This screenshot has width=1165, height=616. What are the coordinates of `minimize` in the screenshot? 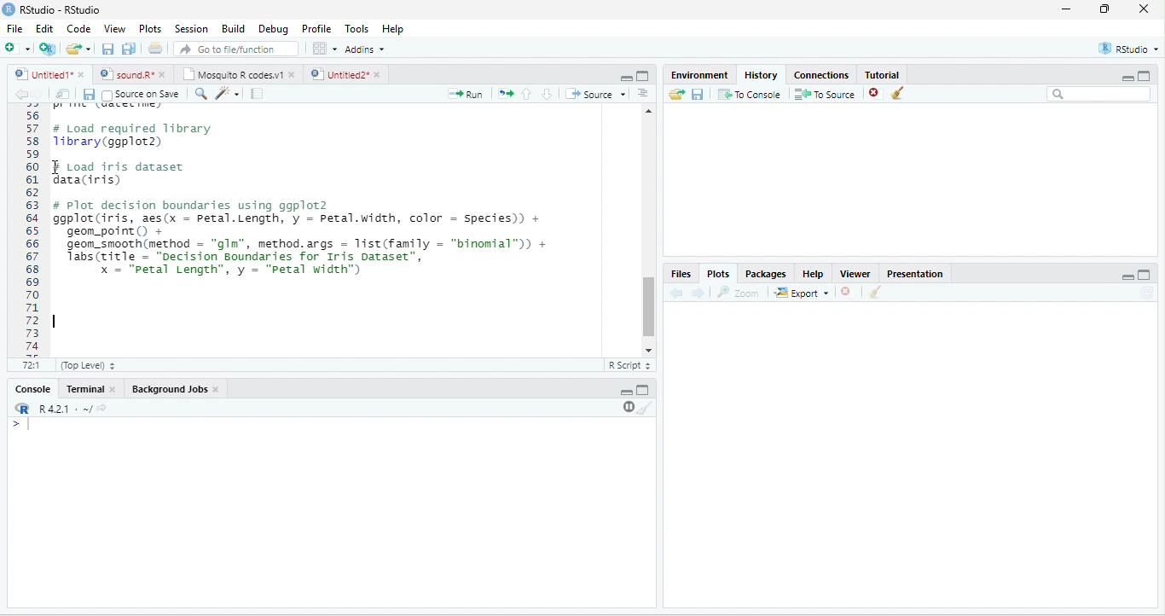 It's located at (1067, 9).